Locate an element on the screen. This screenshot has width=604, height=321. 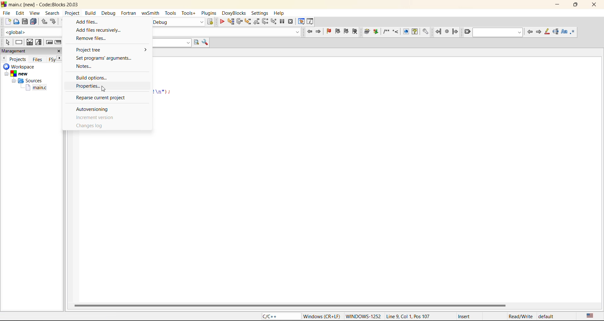
 is located at coordinates (468, 32).